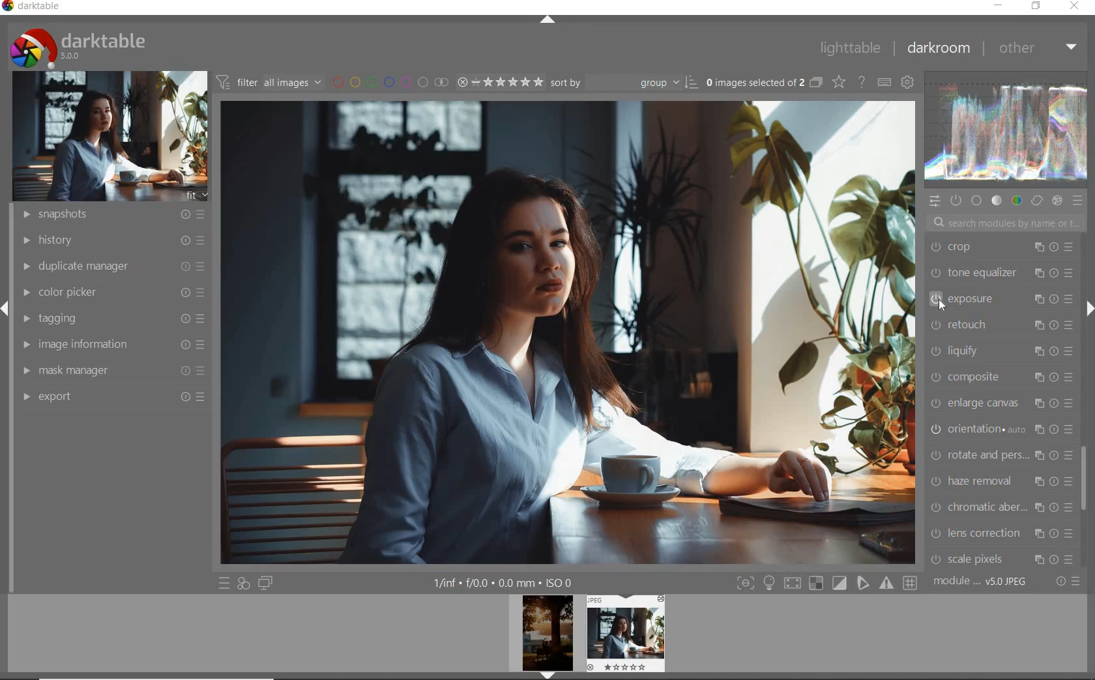 The height and width of the screenshot is (680, 1095). Describe the element at coordinates (1088, 309) in the screenshot. I see `EXPAND/COLLAPSE` at that location.